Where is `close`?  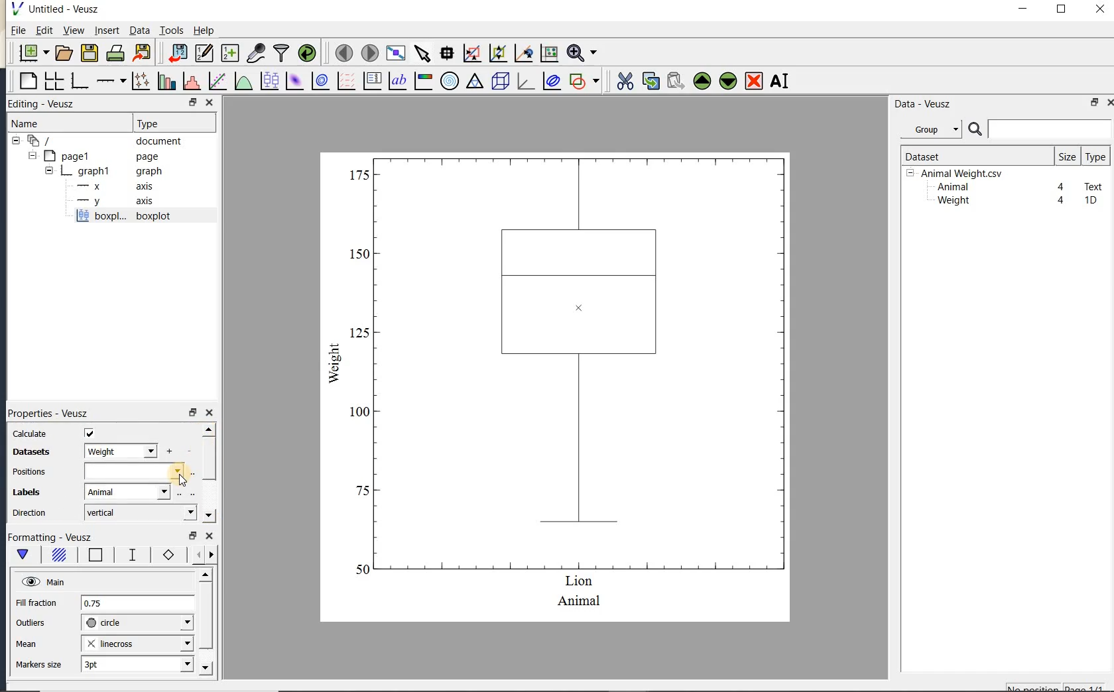
close is located at coordinates (210, 537).